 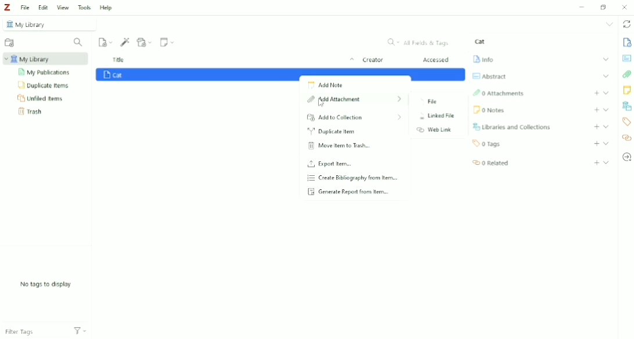 What do you see at coordinates (605, 6) in the screenshot?
I see `Restore down` at bounding box center [605, 6].